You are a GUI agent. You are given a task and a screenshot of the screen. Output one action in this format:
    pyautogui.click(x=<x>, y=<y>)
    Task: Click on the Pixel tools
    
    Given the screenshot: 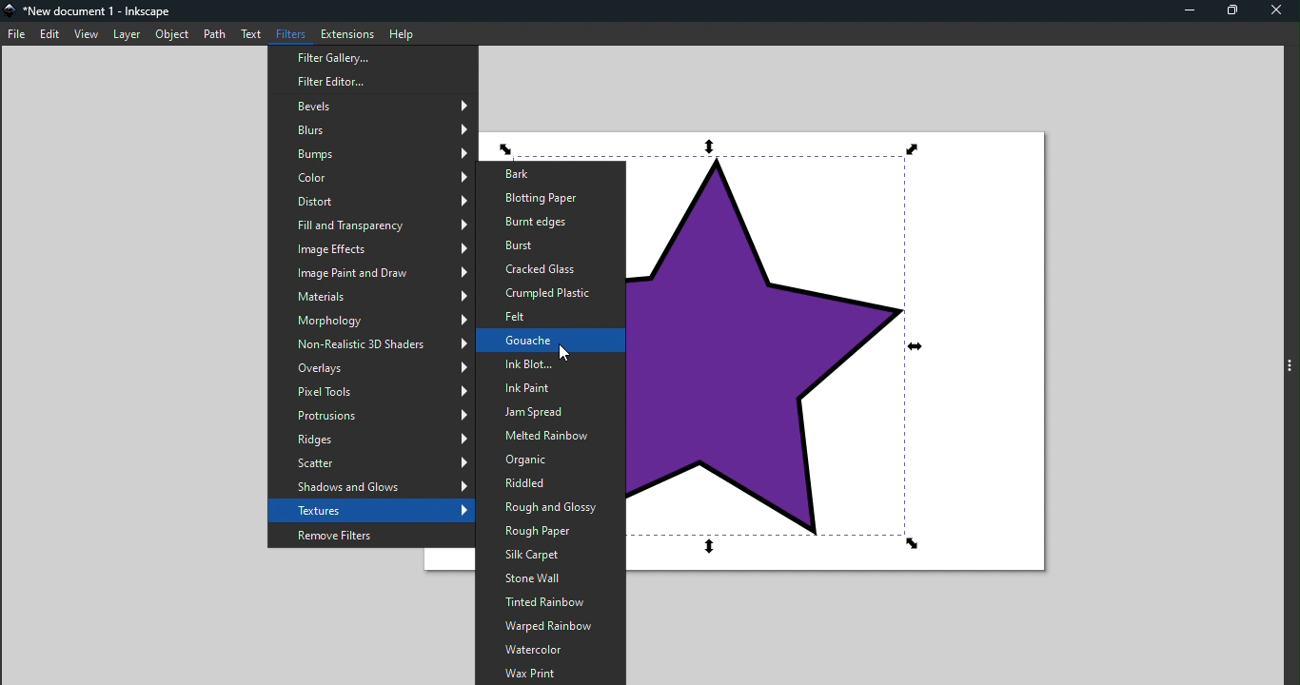 What is the action you would take?
    pyautogui.click(x=373, y=392)
    